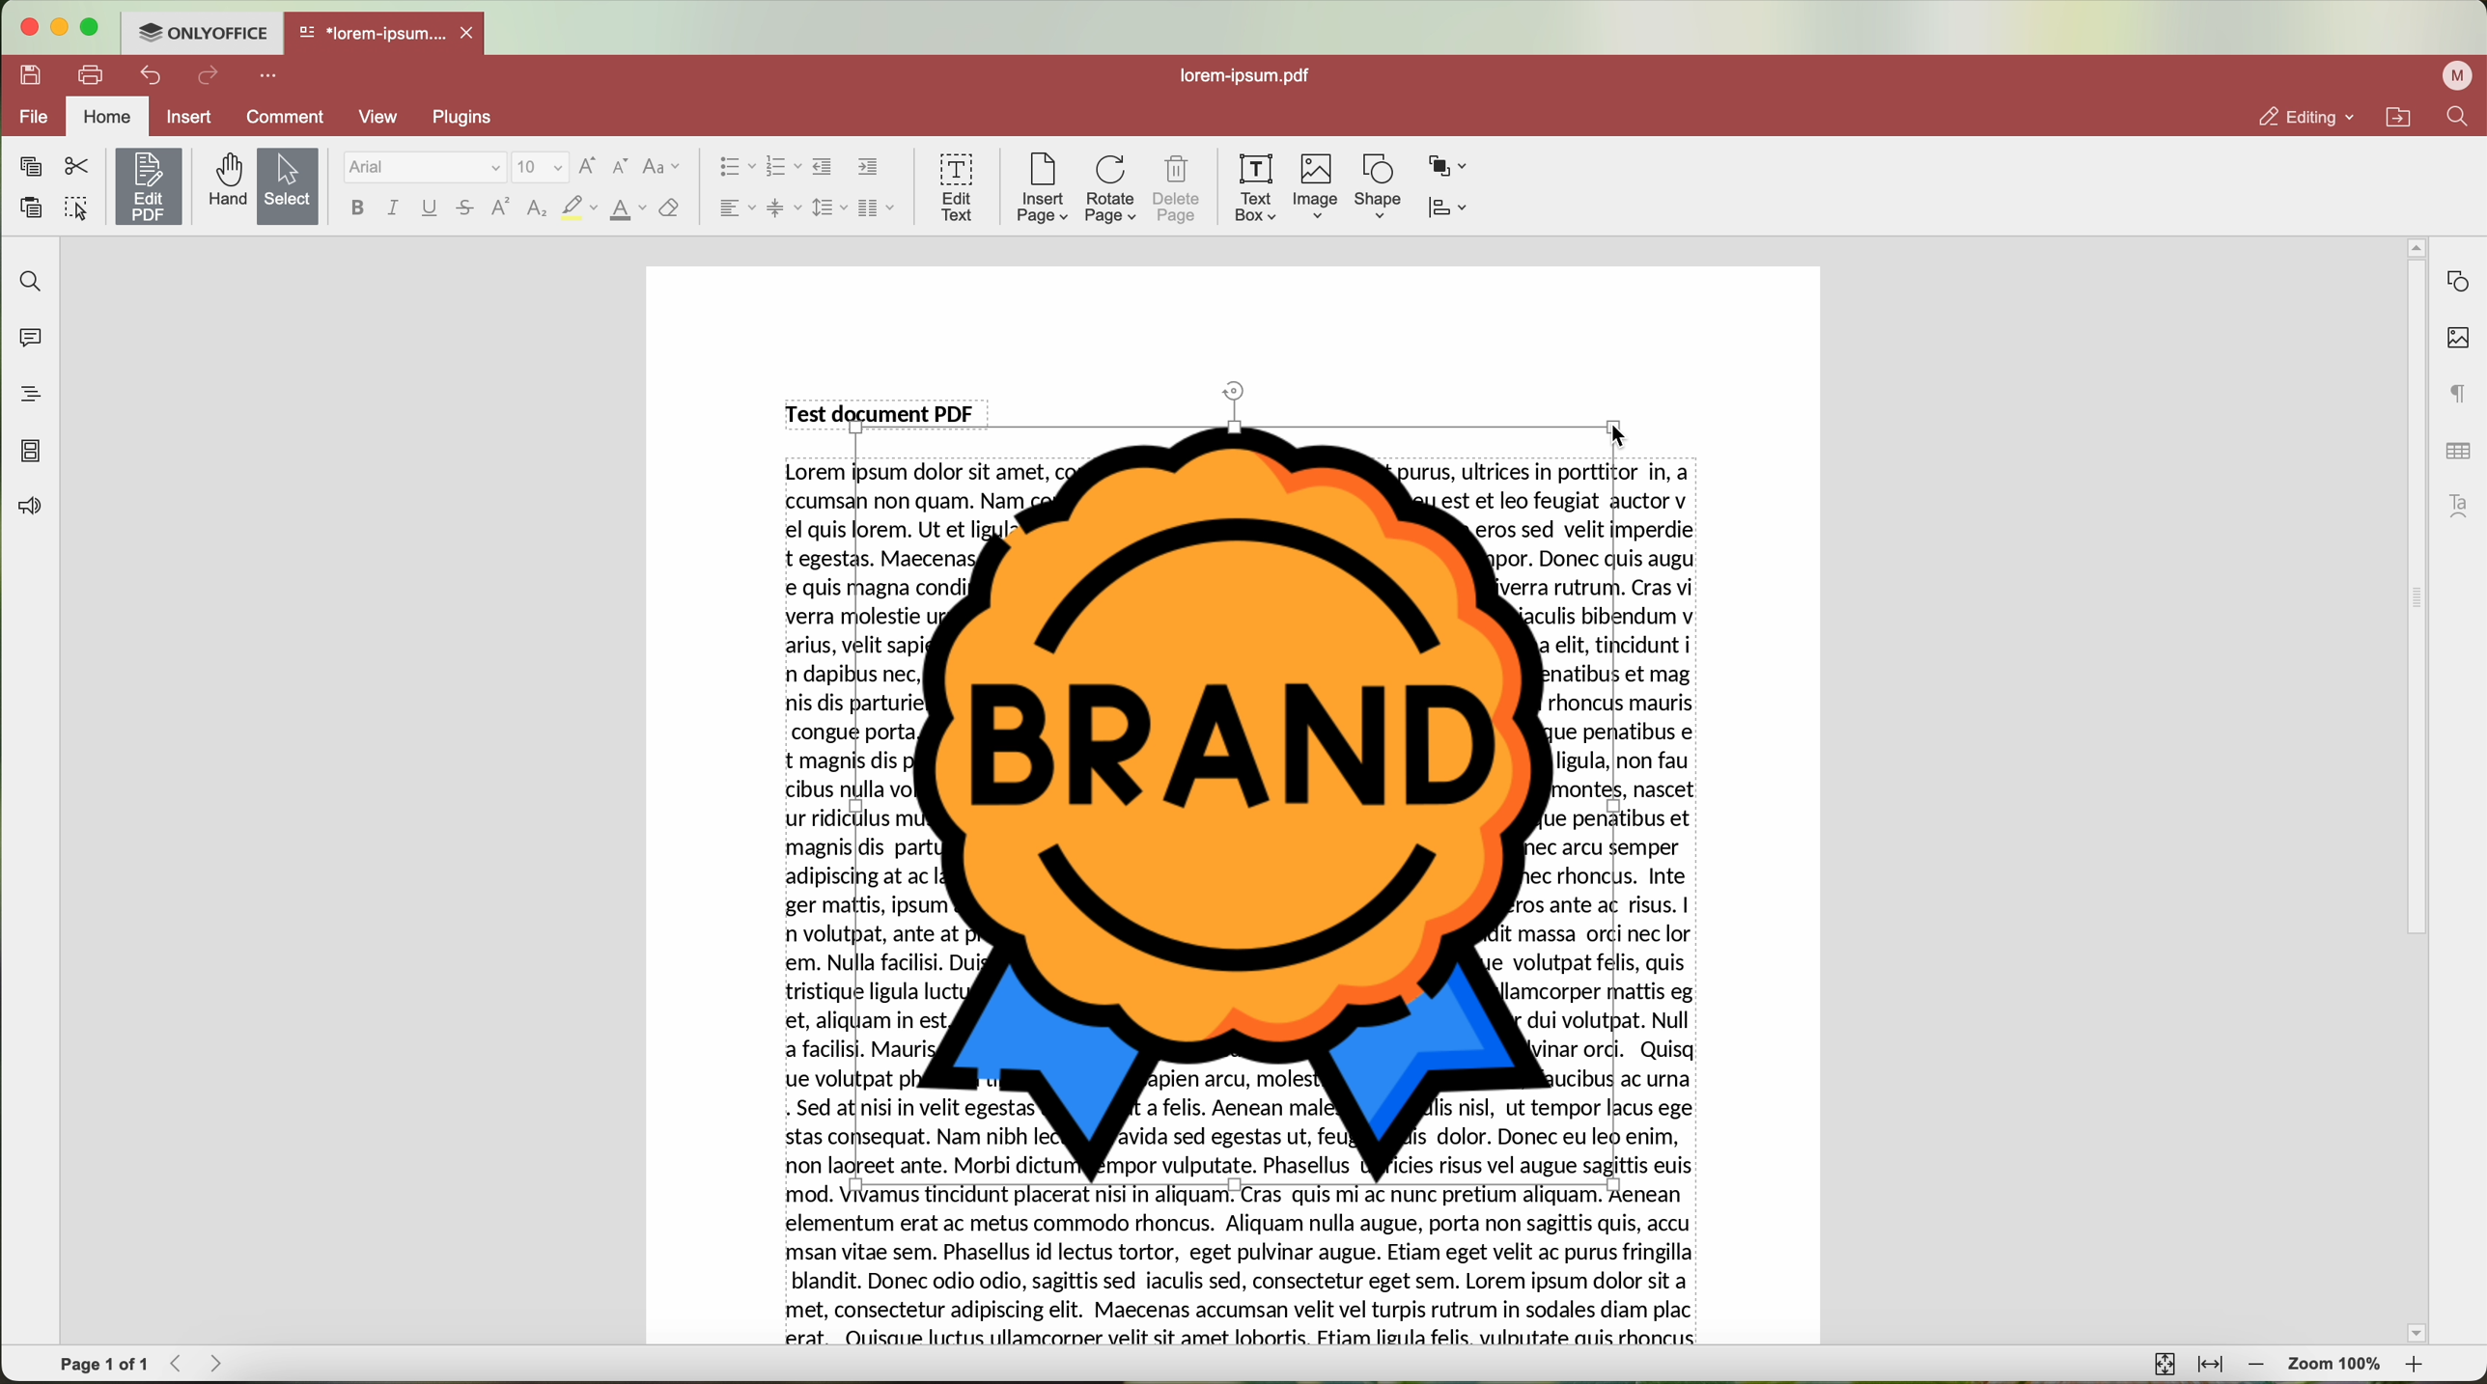  Describe the element at coordinates (823, 167) in the screenshot. I see `decrease indent` at that location.